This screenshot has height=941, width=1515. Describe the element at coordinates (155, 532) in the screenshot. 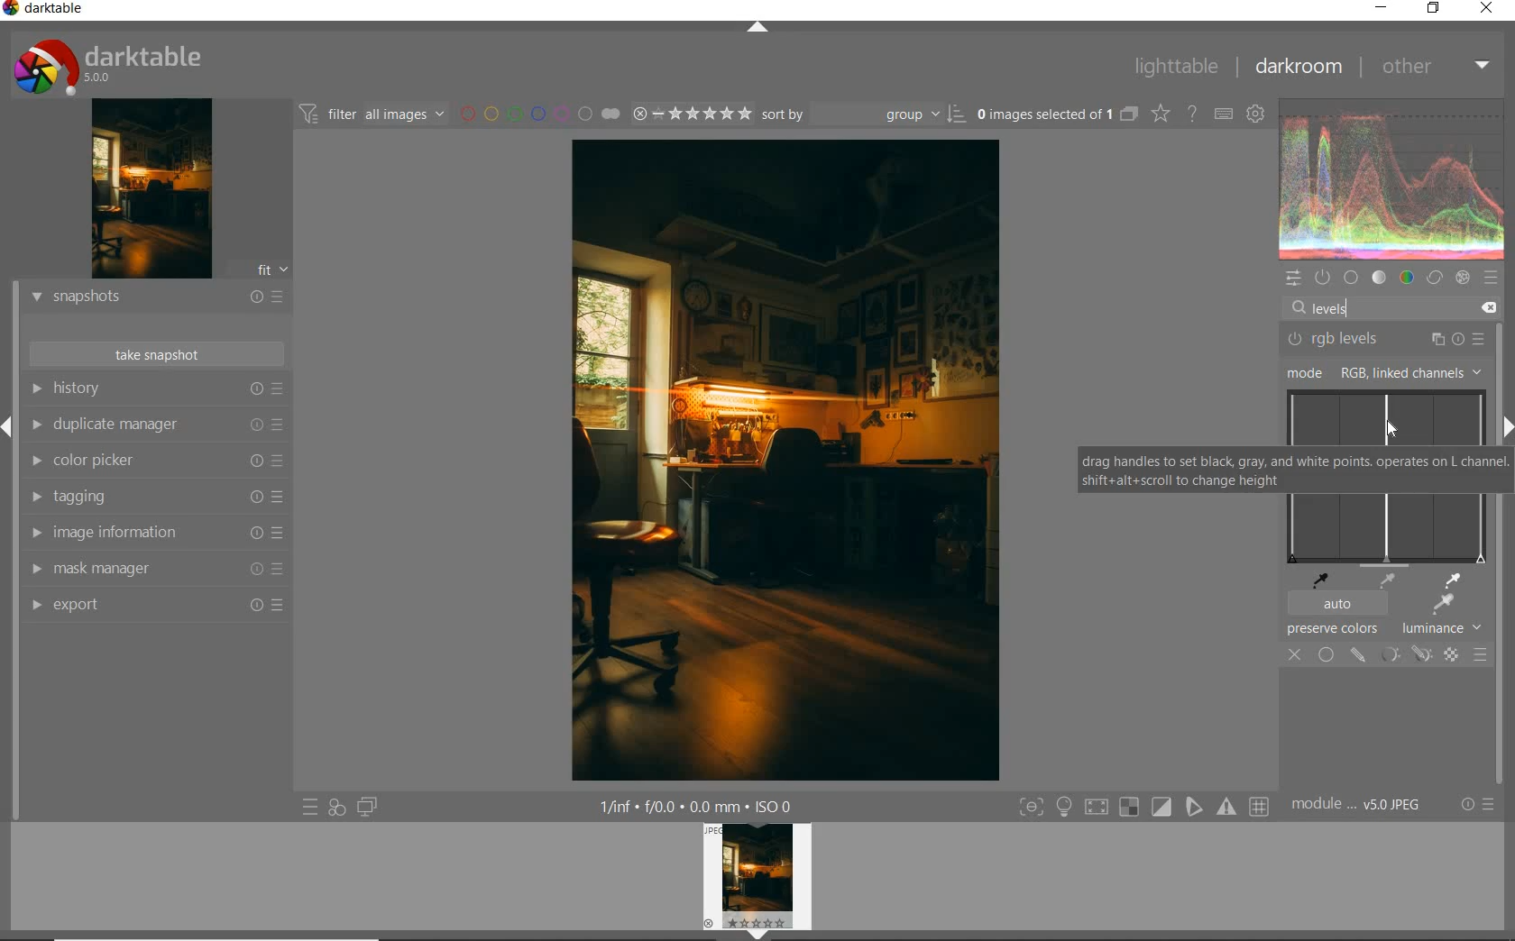

I see `image information` at that location.